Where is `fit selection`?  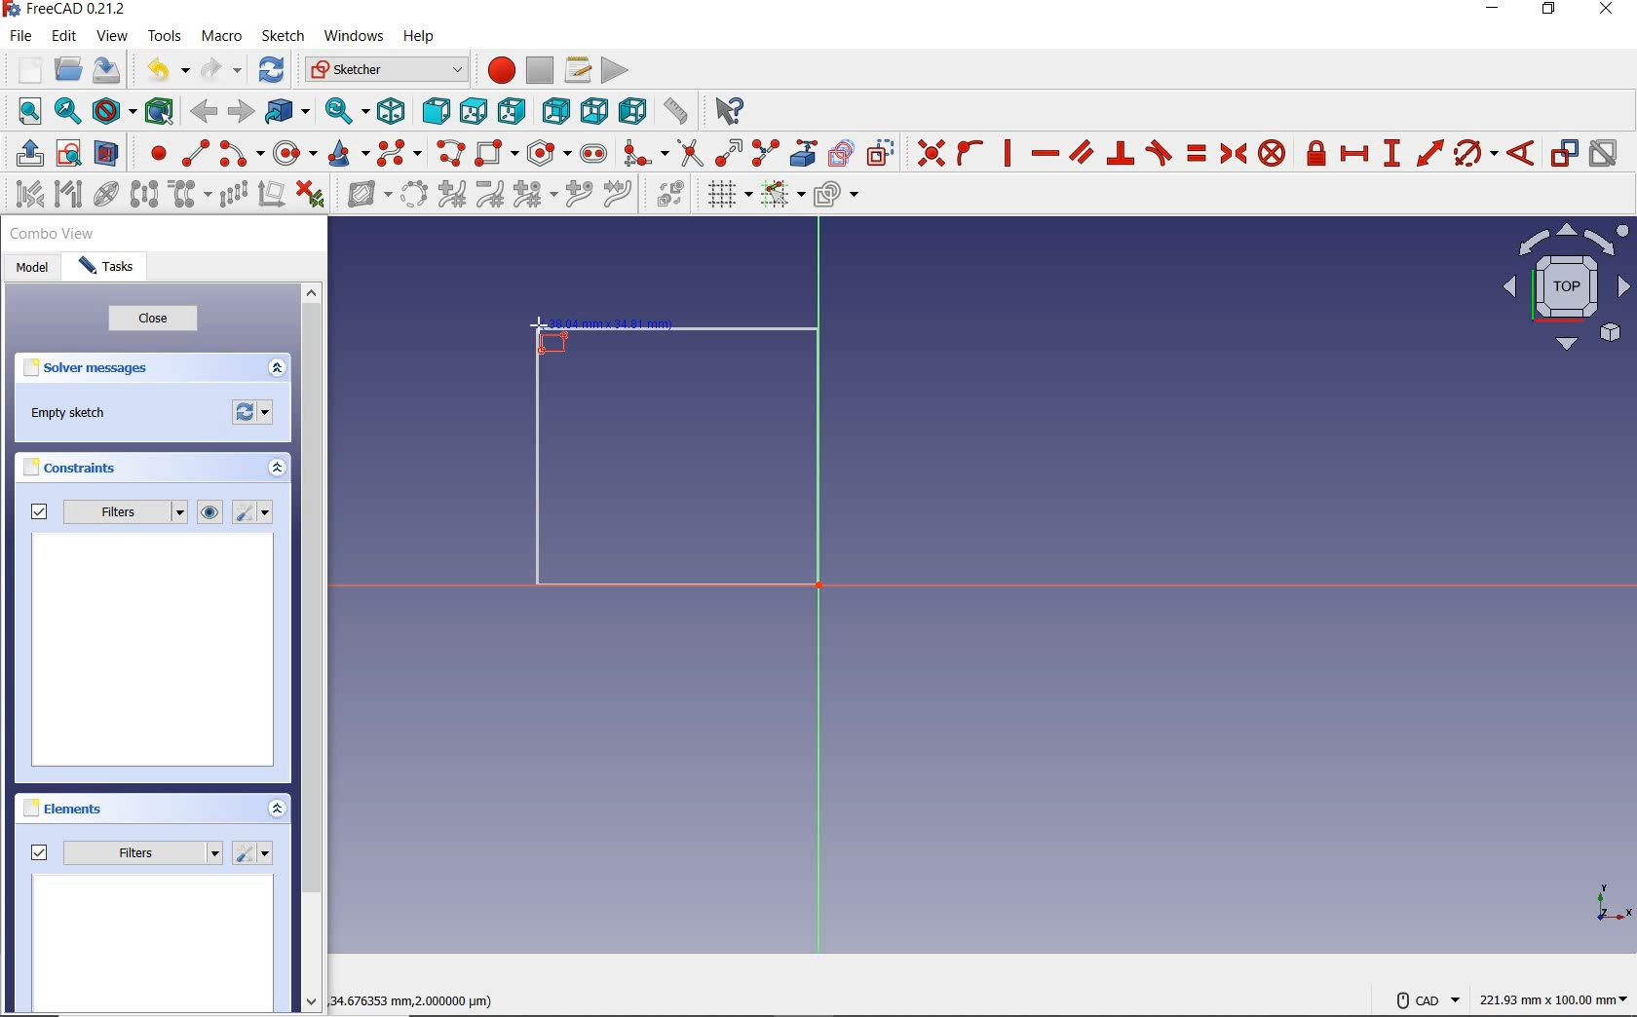
fit selection is located at coordinates (68, 113).